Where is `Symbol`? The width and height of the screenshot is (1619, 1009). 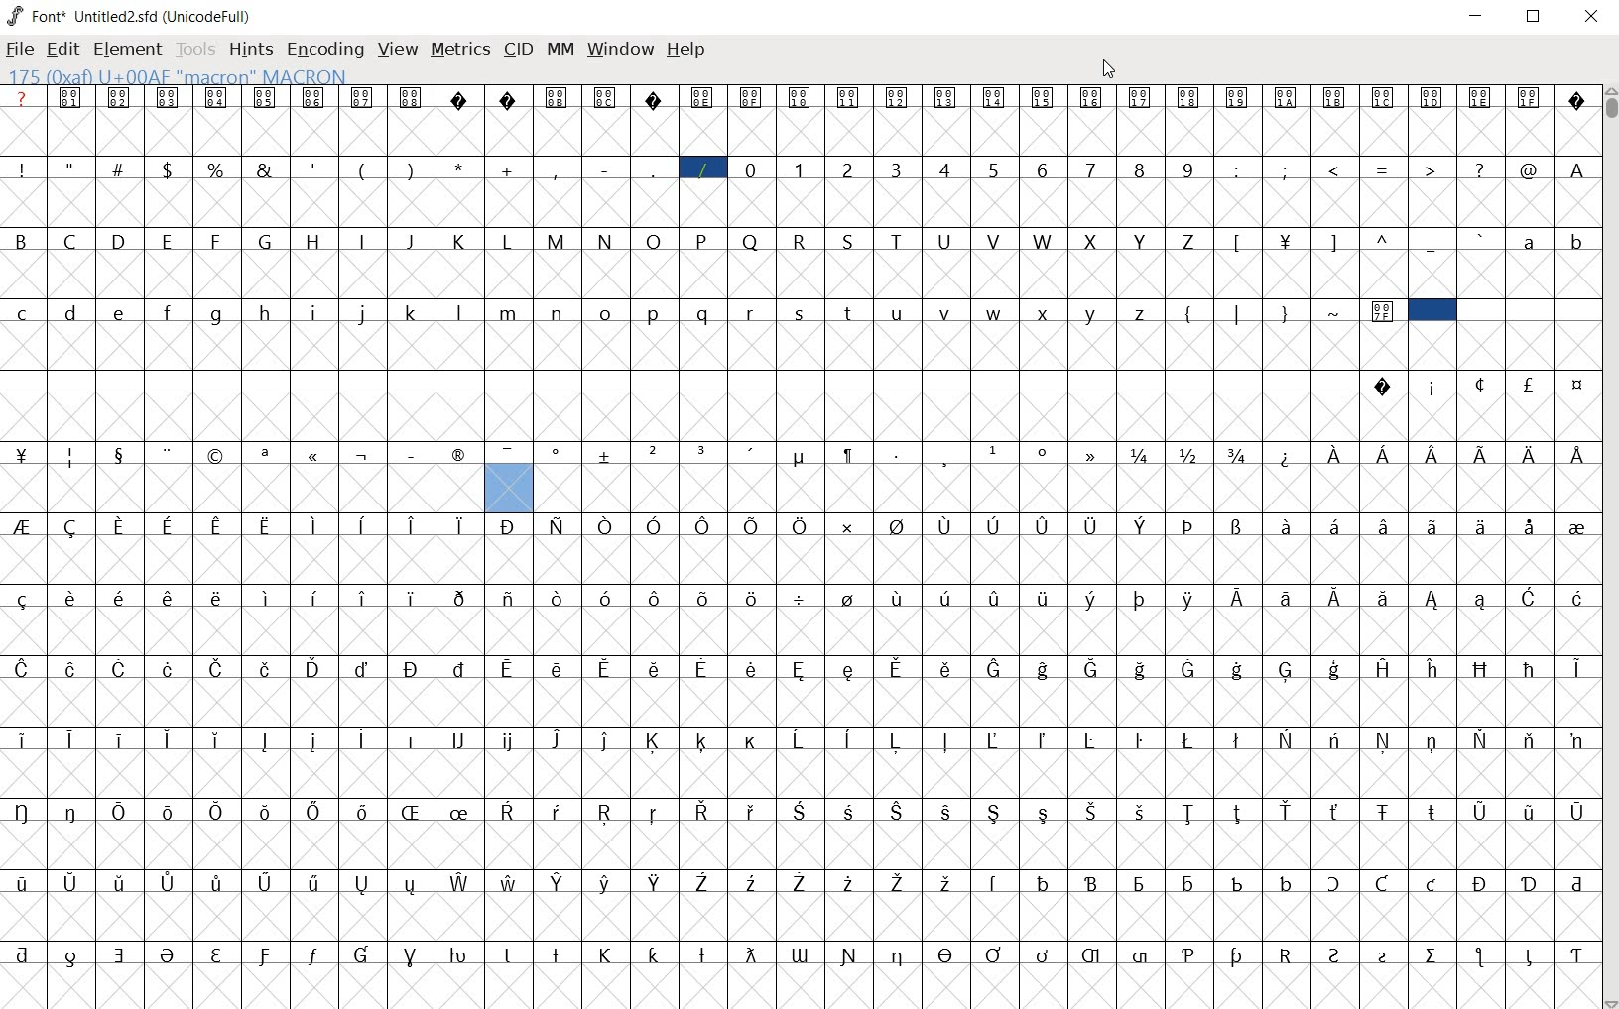
Symbol is located at coordinates (560, 953).